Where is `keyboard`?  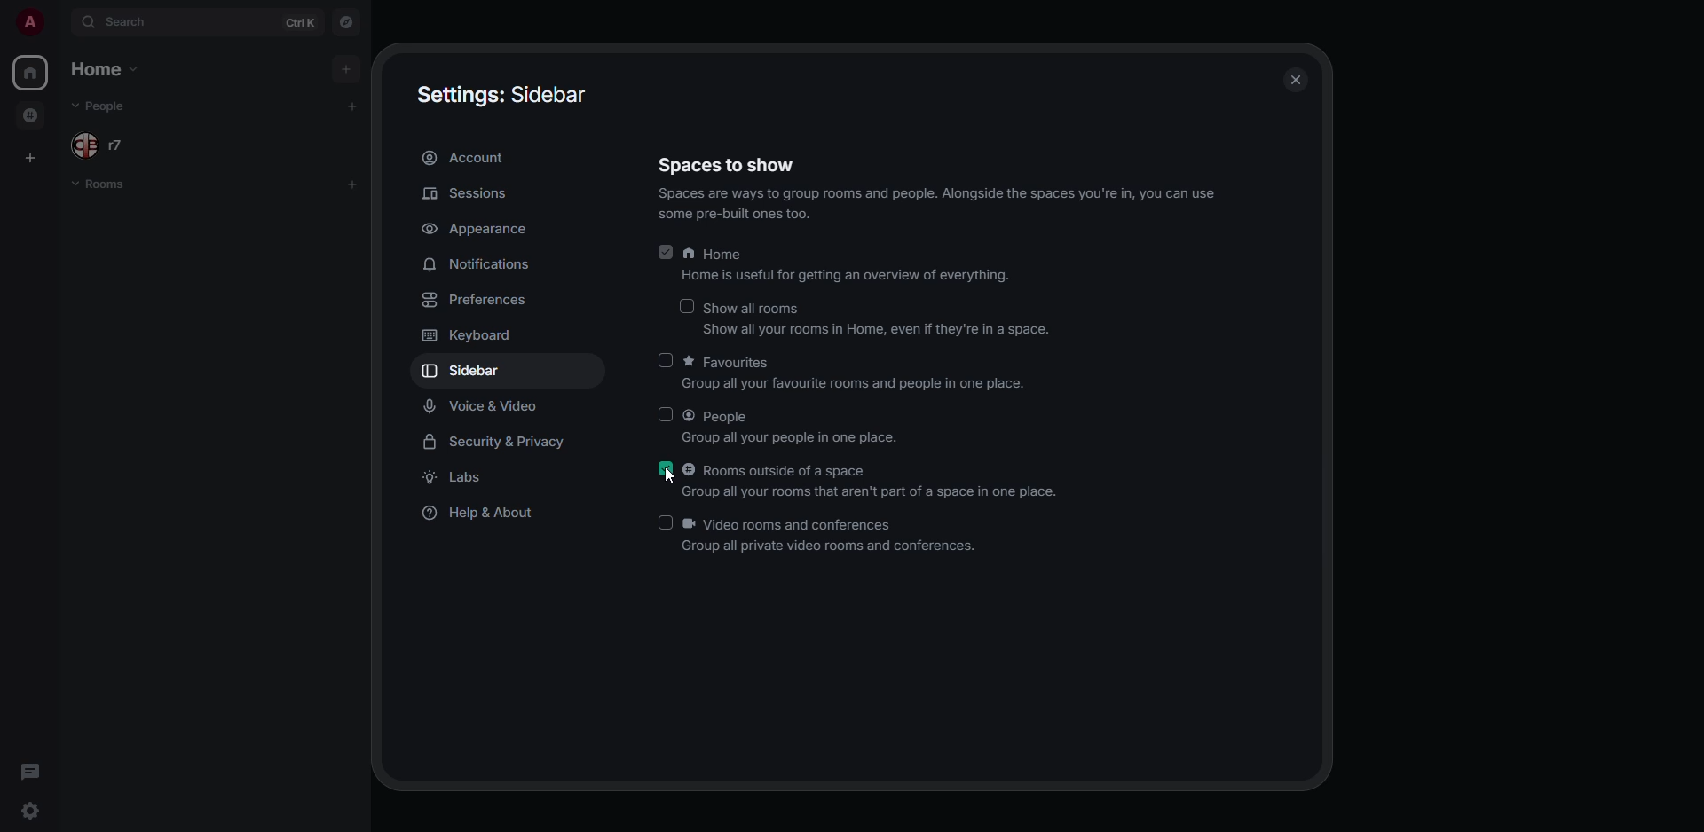
keyboard is located at coordinates (467, 338).